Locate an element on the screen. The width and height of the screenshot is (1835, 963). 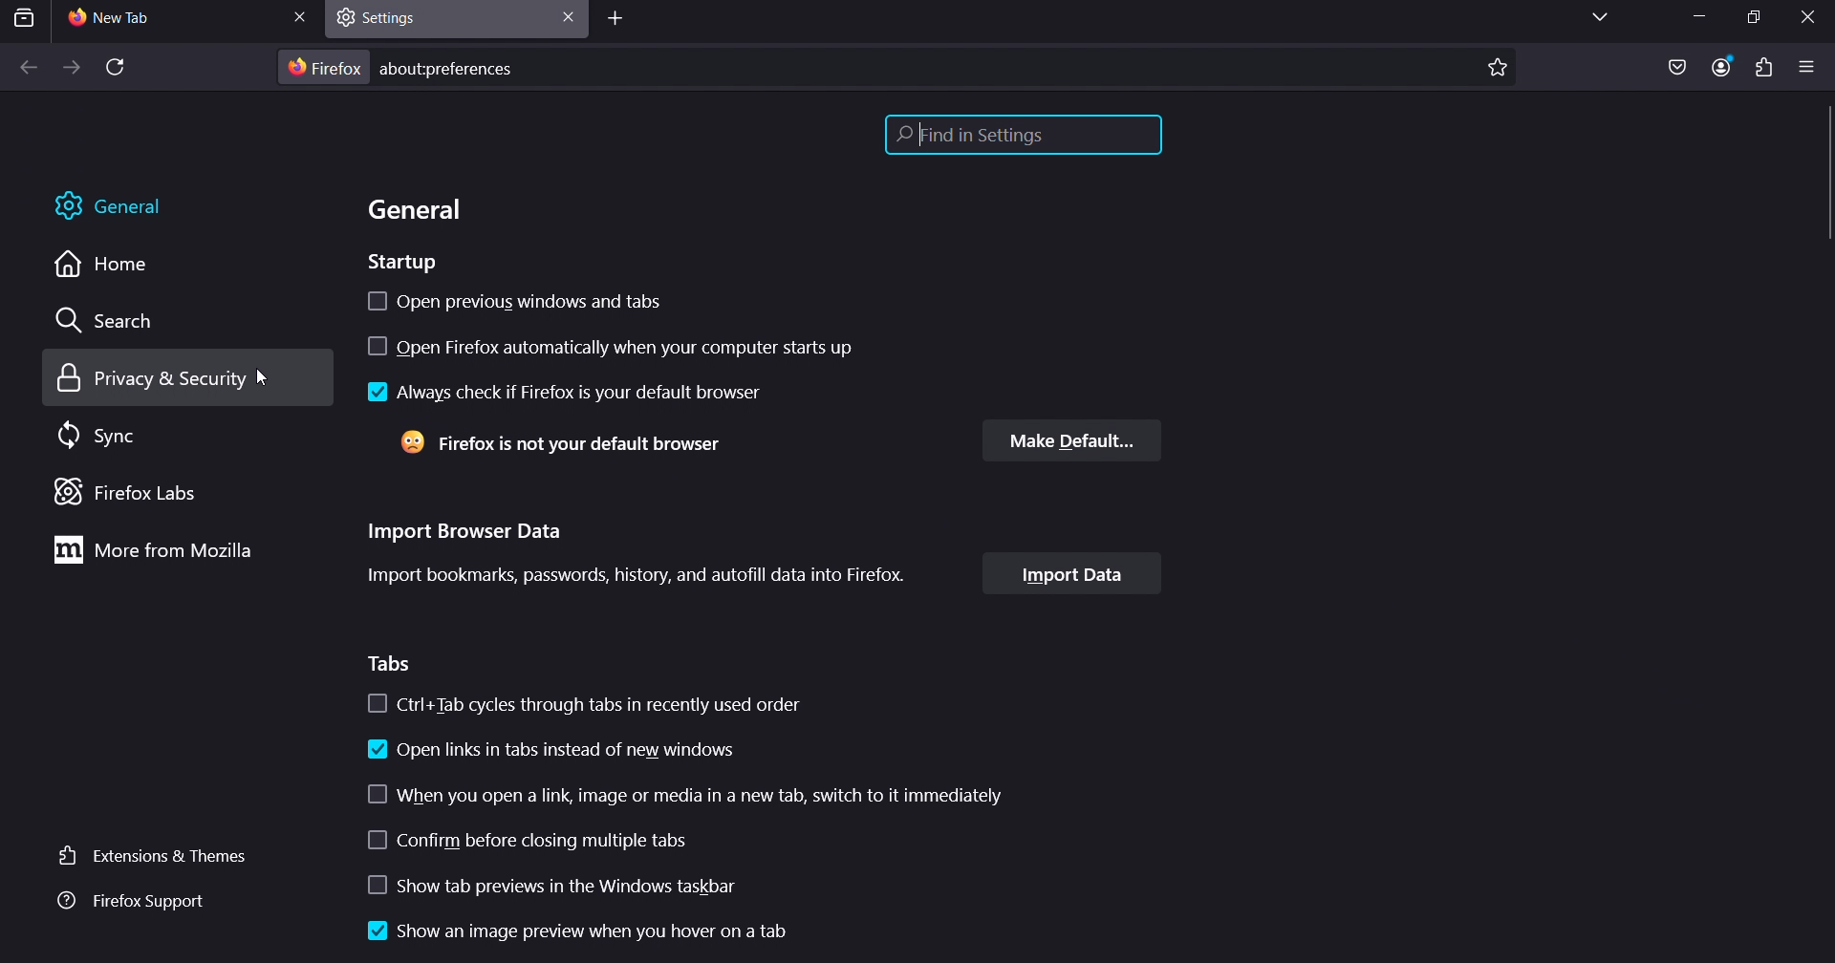
extensions & themes is located at coordinates (147, 854).